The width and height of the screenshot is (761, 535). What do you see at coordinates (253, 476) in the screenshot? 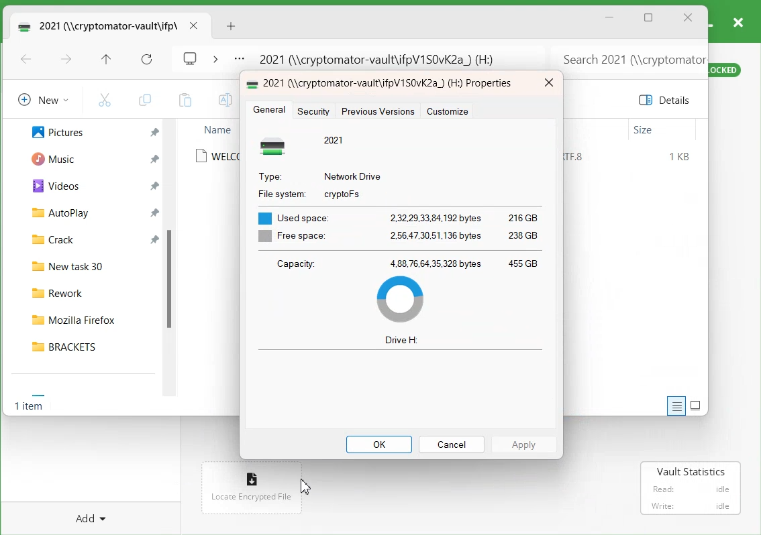
I see `icon` at bounding box center [253, 476].